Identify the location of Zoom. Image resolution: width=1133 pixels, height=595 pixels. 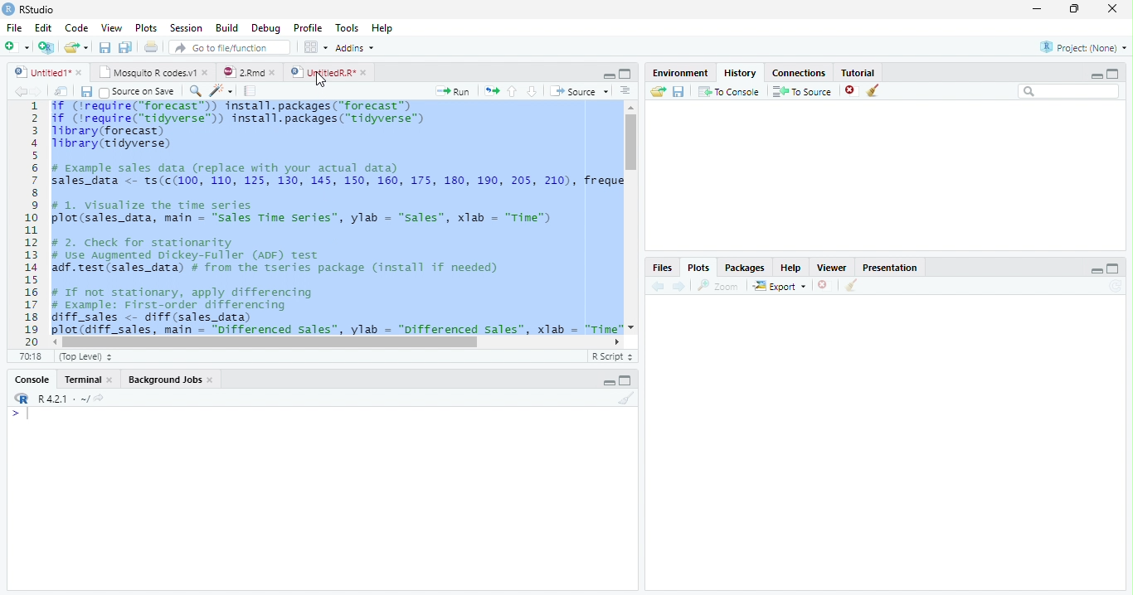
(717, 286).